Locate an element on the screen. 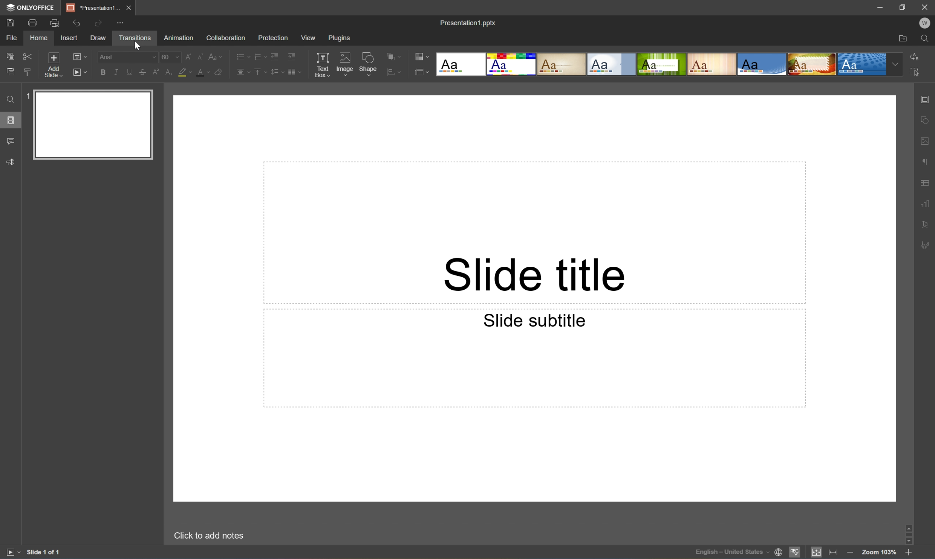  Select slide size is located at coordinates (423, 73).